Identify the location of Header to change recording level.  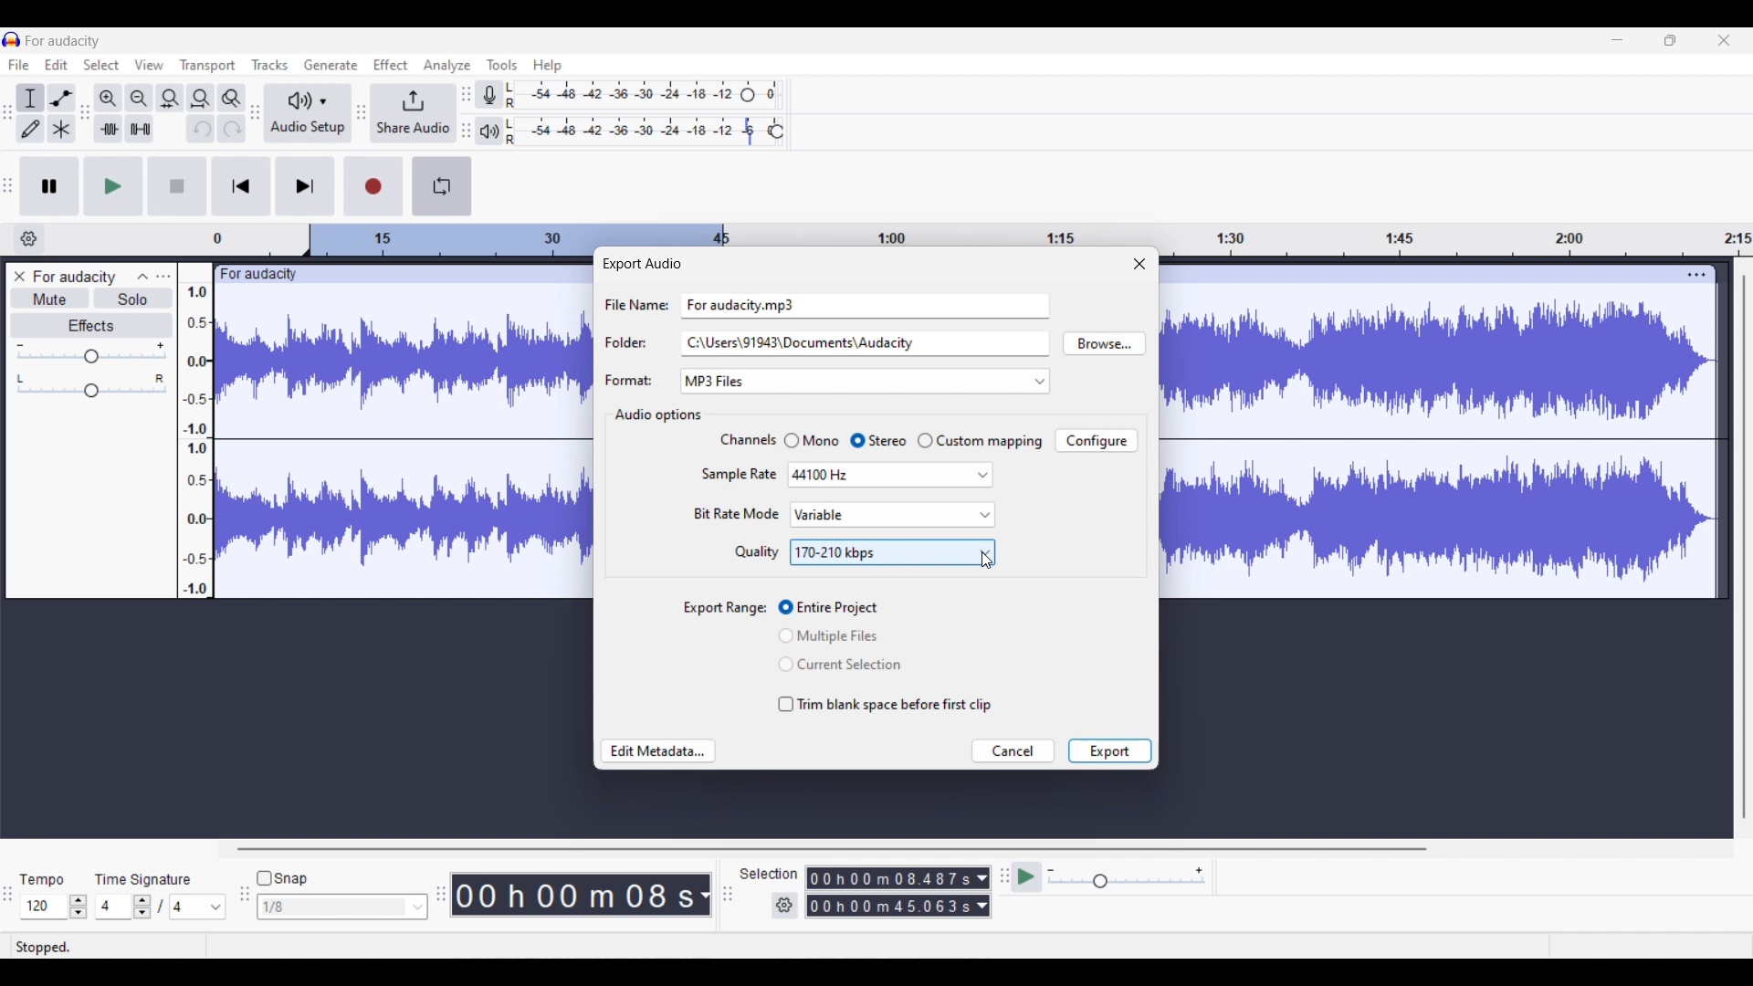
(748, 95).